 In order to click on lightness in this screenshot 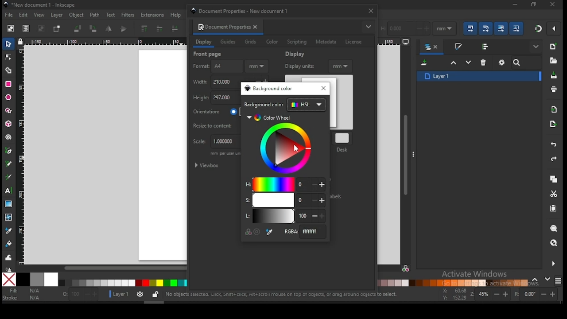, I will do `click(284, 216)`.